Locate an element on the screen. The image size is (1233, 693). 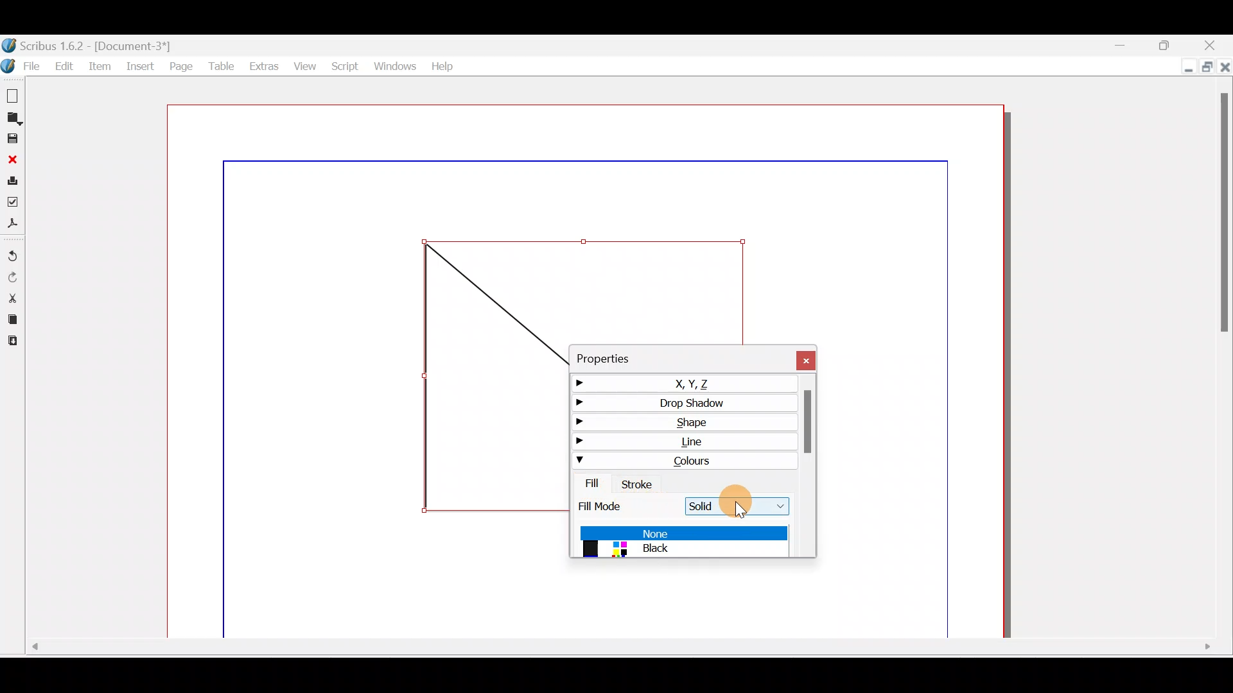
None is located at coordinates (683, 532).